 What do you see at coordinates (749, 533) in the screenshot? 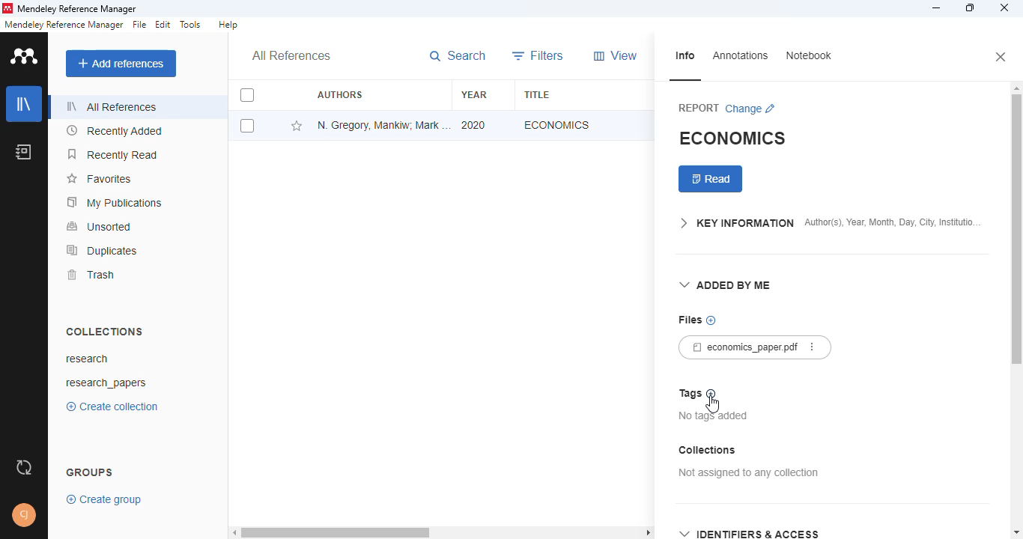
I see `identifiers & access` at bounding box center [749, 533].